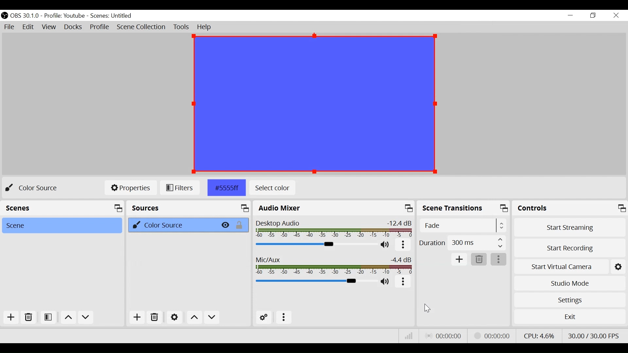 Image resolution: width=628 pixels, height=353 pixels. Describe the element at coordinates (54, 187) in the screenshot. I see `Color Source` at that location.